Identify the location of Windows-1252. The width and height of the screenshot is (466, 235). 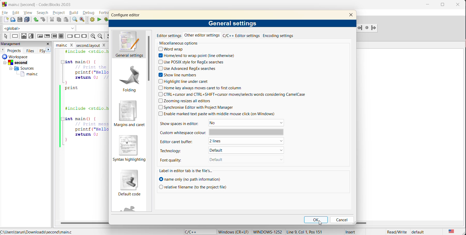
(267, 231).